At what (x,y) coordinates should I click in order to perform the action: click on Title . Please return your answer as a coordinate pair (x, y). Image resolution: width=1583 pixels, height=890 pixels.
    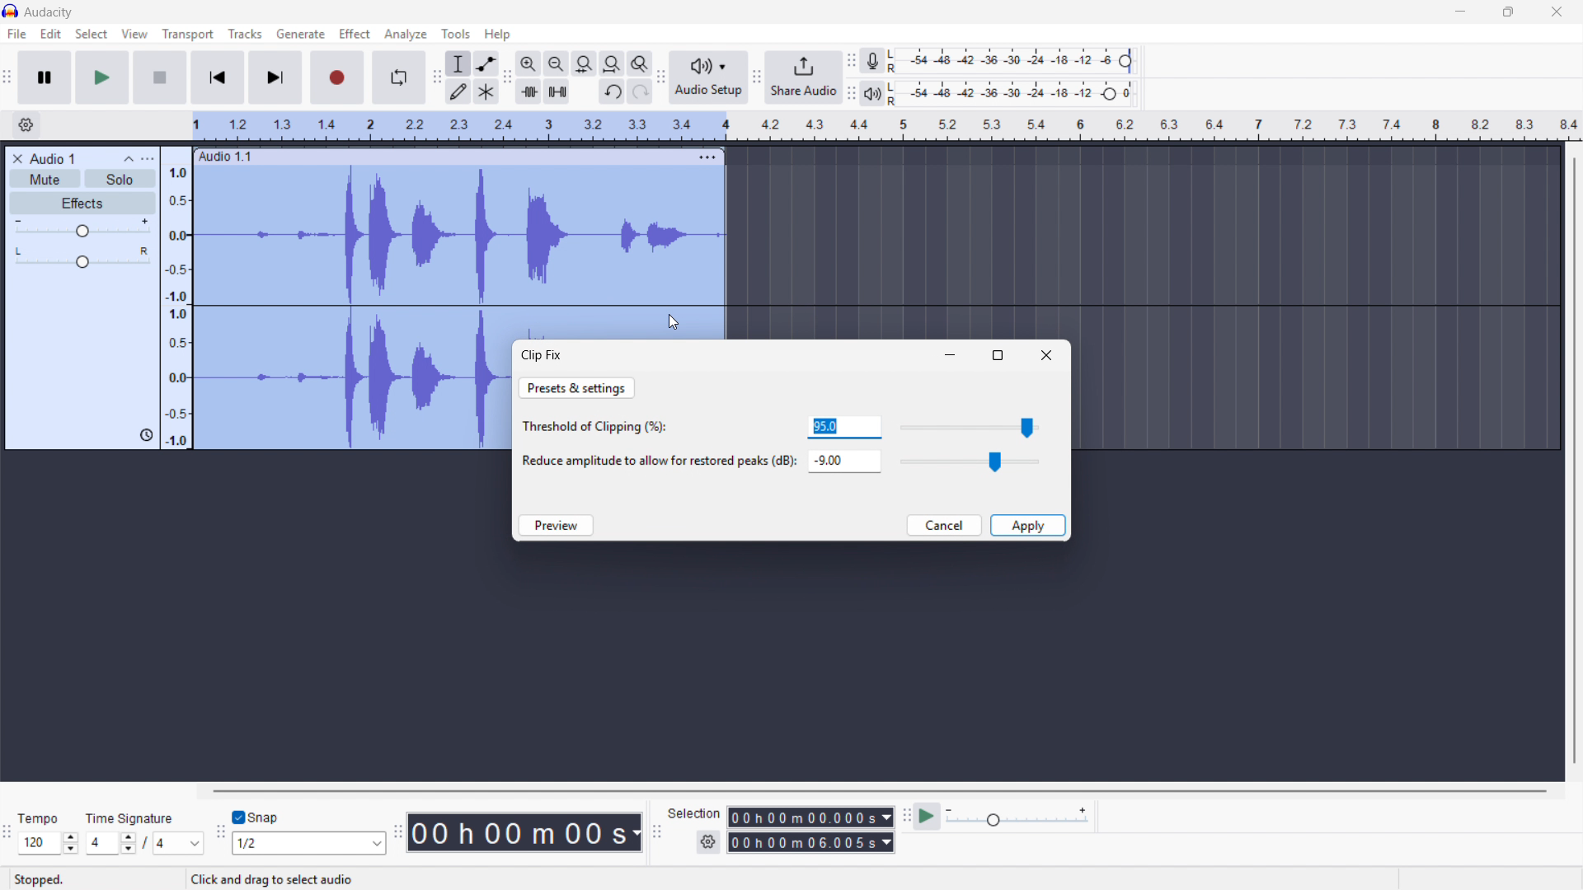
    Looking at the image, I should click on (49, 12).